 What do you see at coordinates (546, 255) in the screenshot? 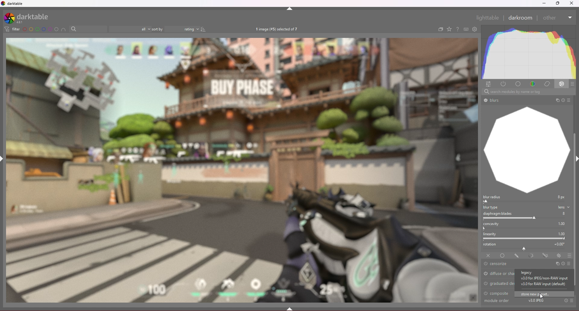
I see `drawn and parametric mask` at bounding box center [546, 255].